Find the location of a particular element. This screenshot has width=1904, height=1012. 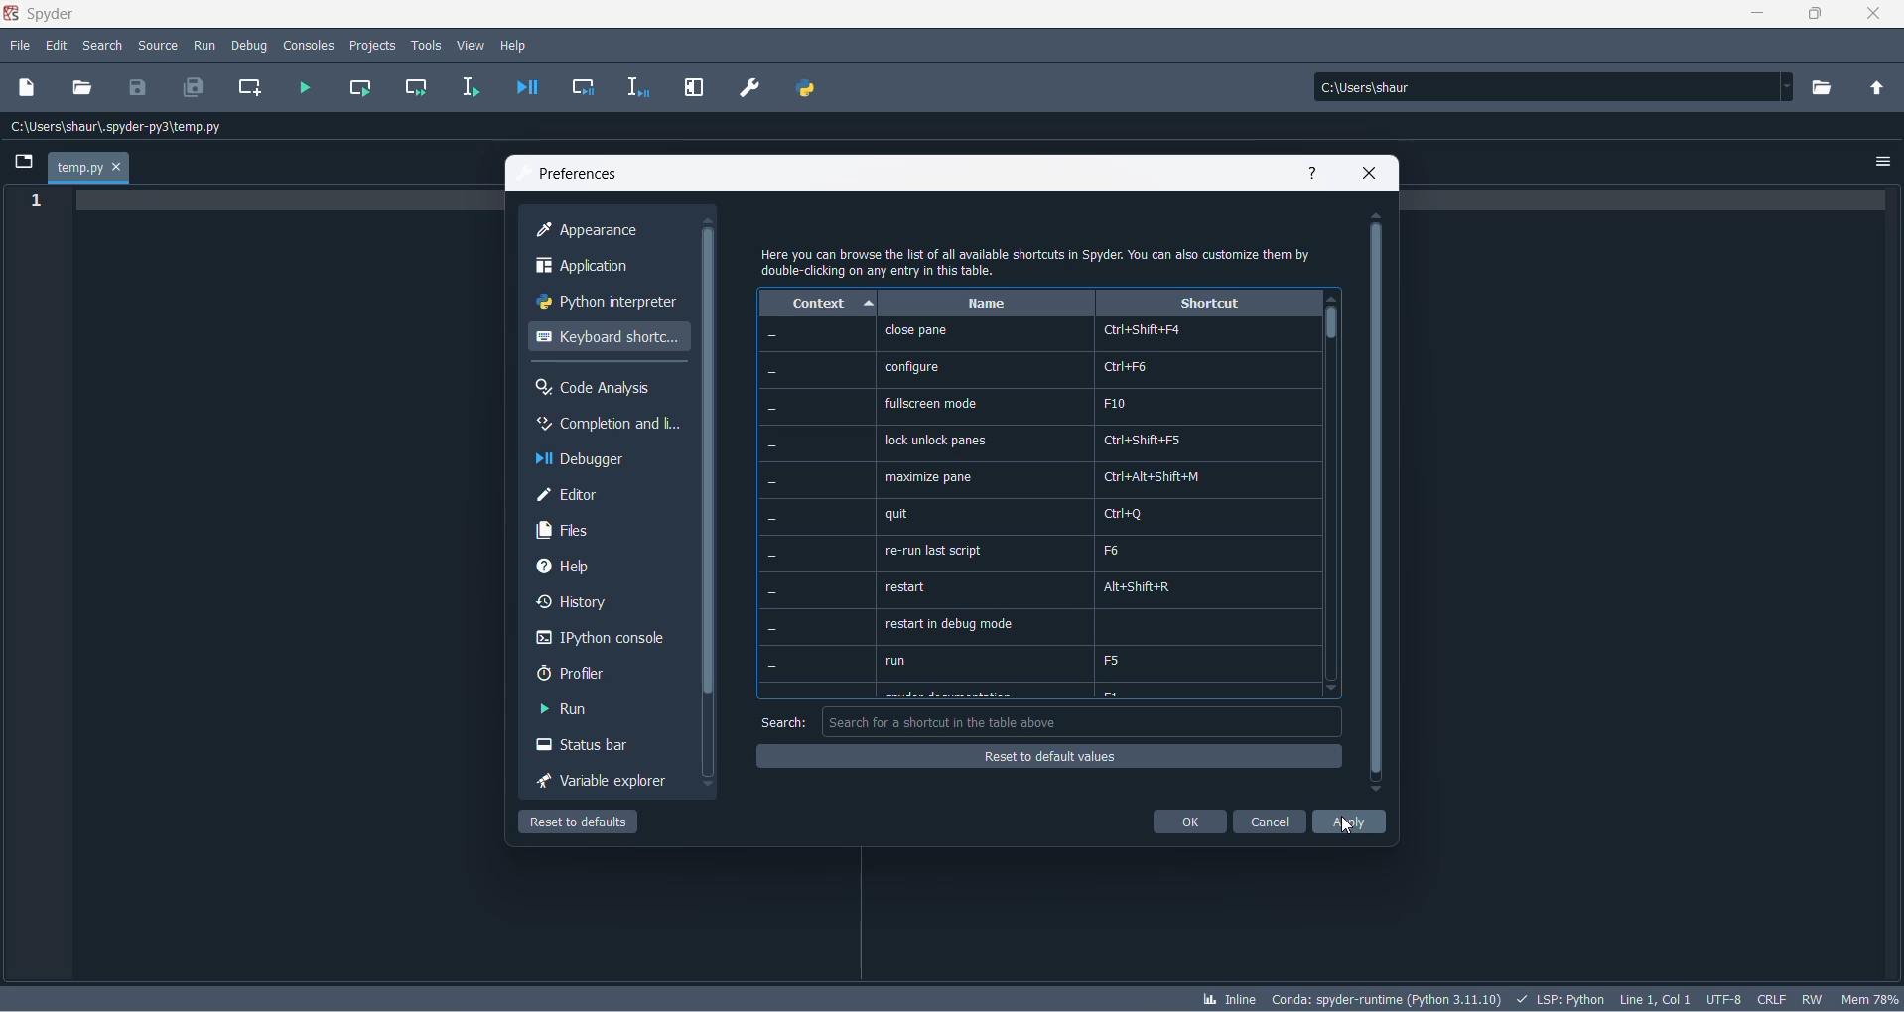

status bar is located at coordinates (595, 747).